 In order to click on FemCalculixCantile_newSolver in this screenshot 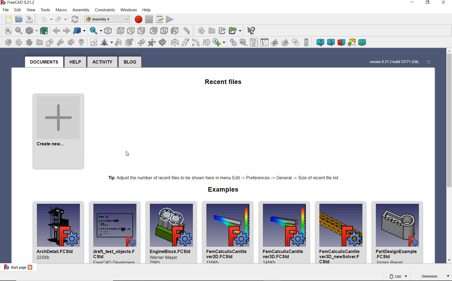, I will do `click(342, 232)`.